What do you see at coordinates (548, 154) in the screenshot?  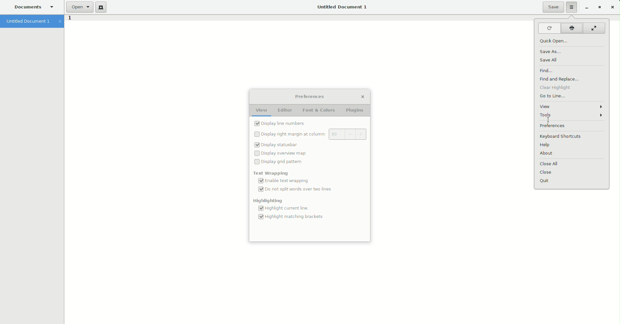 I see `About` at bounding box center [548, 154].